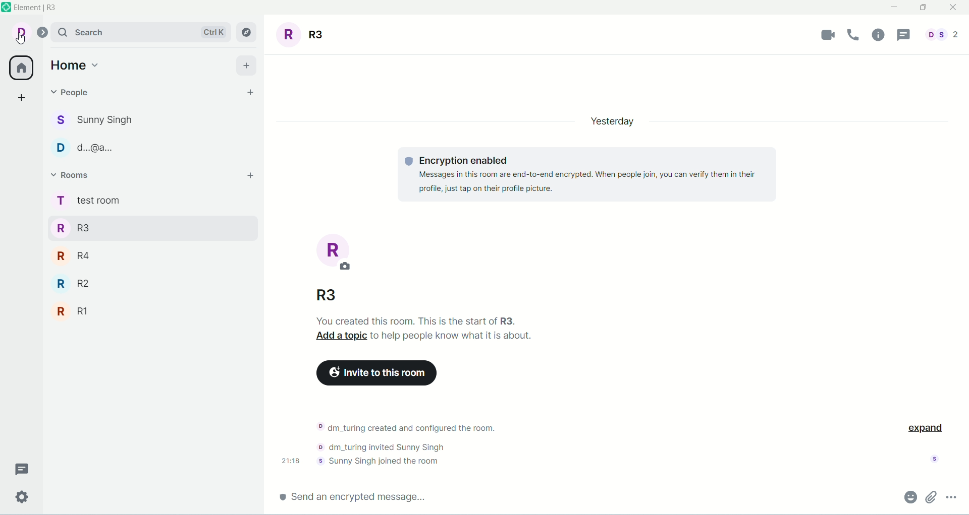 The image size is (969, 515). Describe the element at coordinates (6, 9) in the screenshot. I see `logo` at that location.